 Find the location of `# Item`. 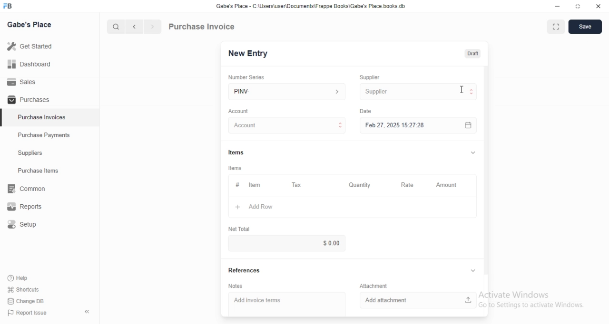

# Item is located at coordinates (255, 185).